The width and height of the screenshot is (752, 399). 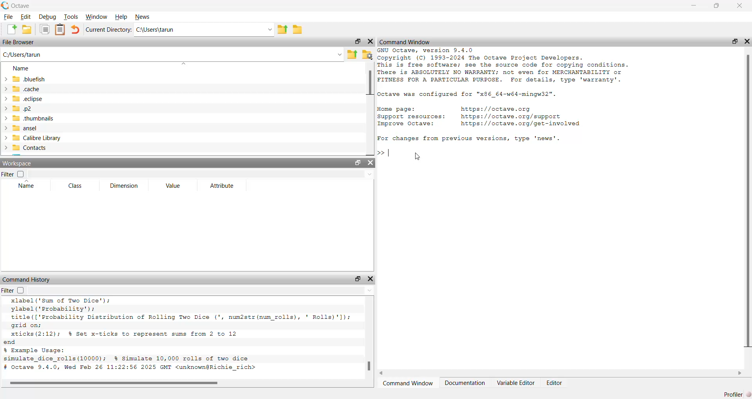 I want to click on minimize, so click(x=692, y=7).